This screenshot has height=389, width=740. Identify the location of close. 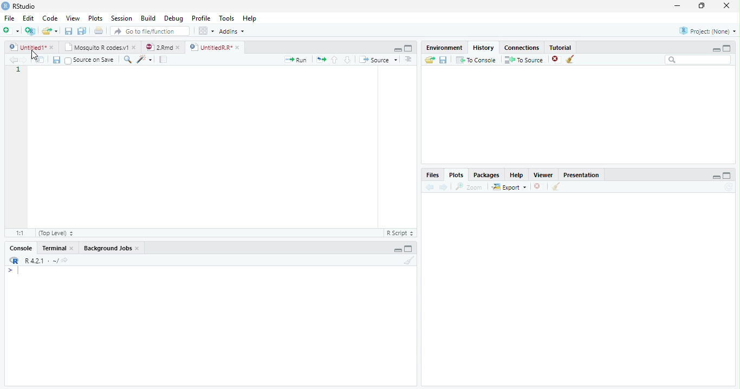
(178, 48).